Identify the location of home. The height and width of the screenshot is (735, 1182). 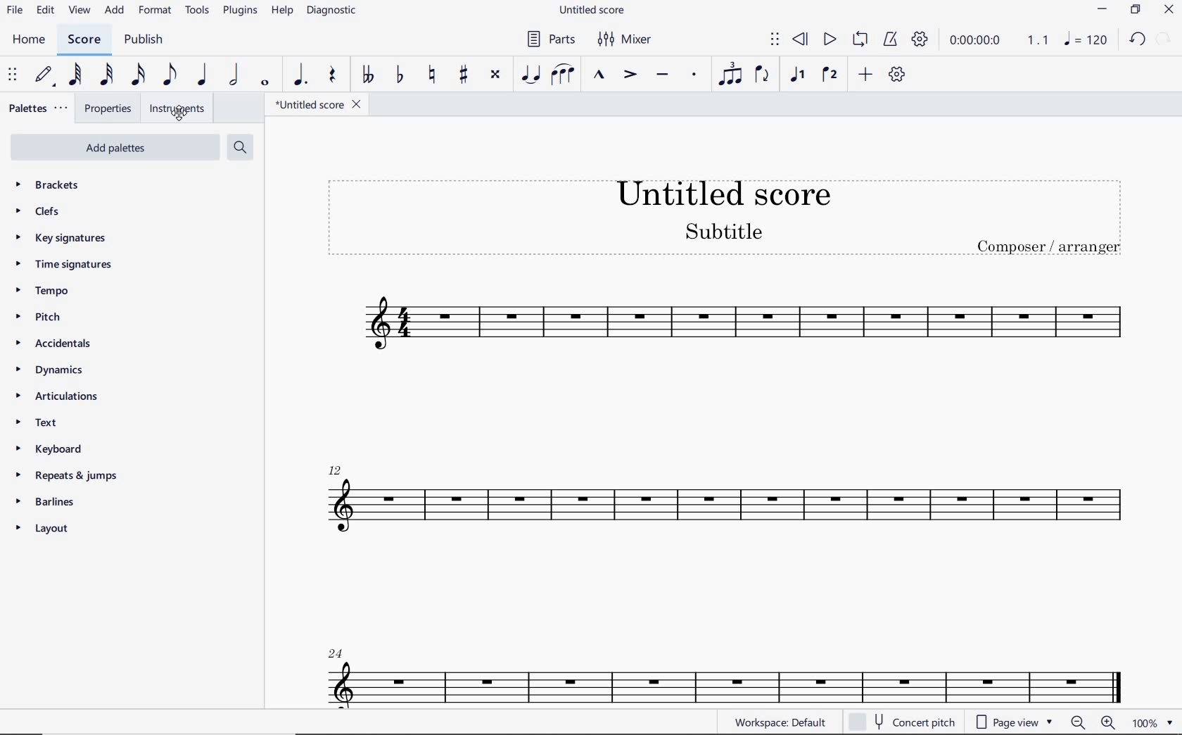
(32, 42).